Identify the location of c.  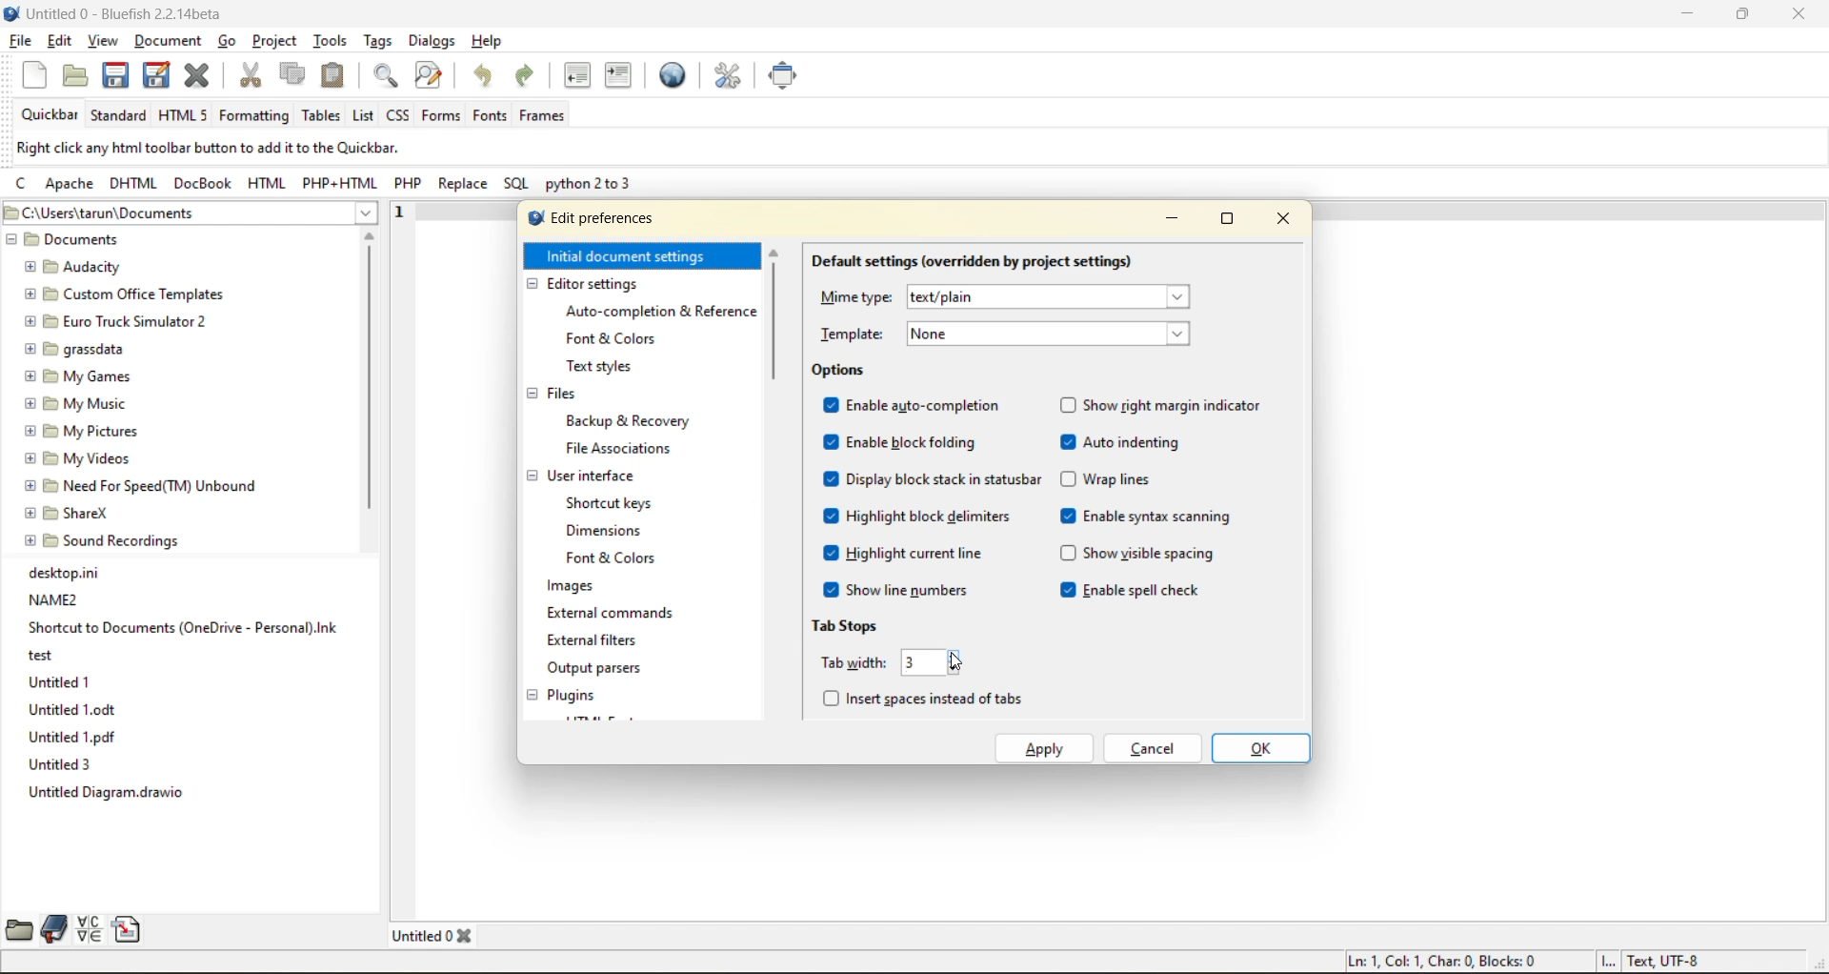
(27, 187).